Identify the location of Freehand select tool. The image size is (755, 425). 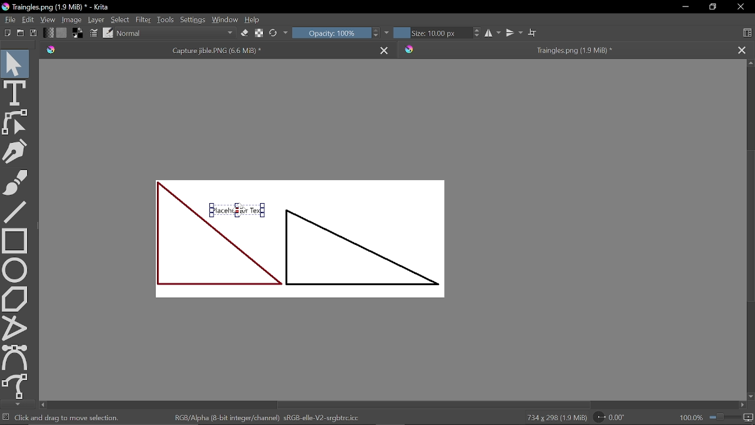
(16, 387).